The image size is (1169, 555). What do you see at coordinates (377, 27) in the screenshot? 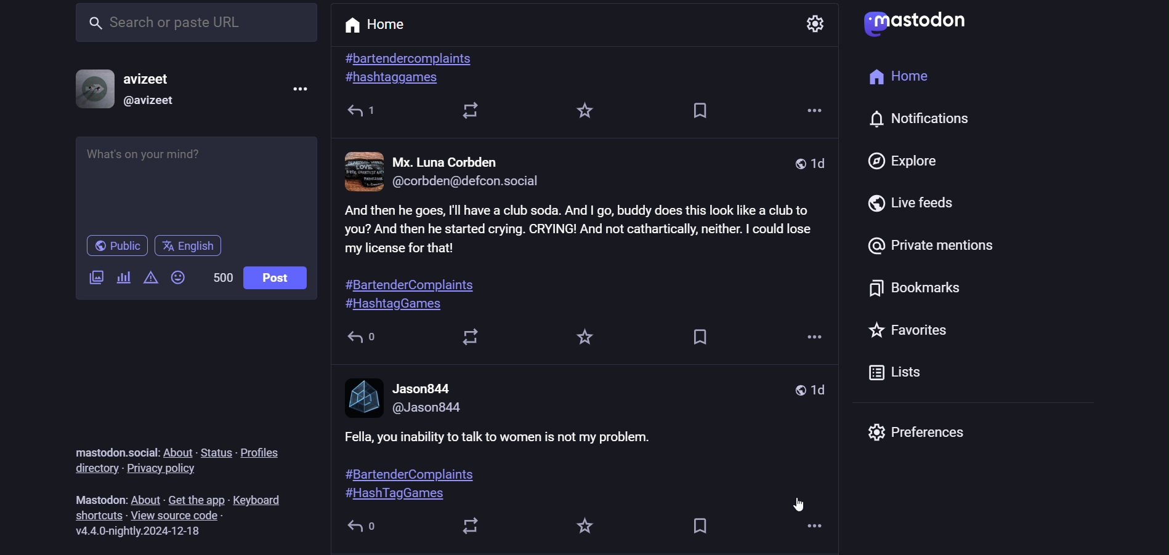
I see `home` at bounding box center [377, 27].